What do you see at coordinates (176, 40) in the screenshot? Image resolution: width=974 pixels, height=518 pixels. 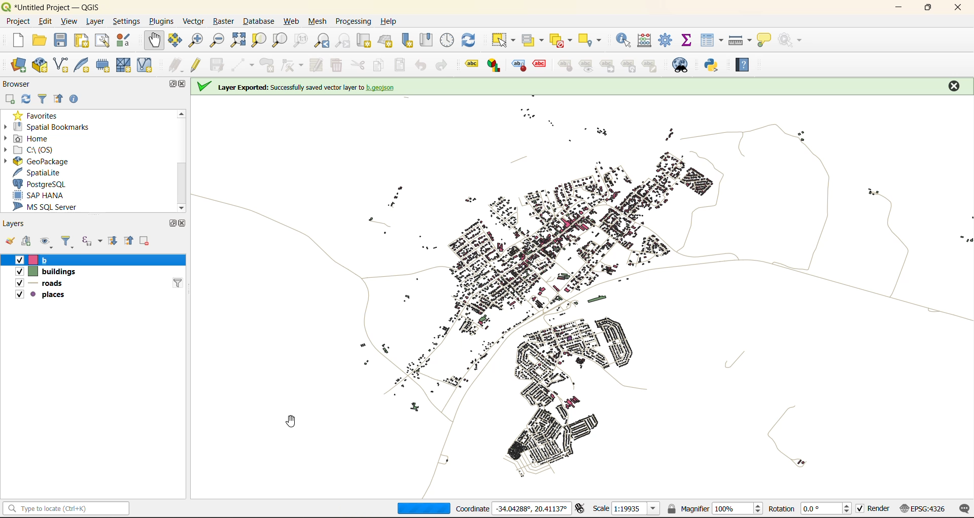 I see `pan selection` at bounding box center [176, 40].